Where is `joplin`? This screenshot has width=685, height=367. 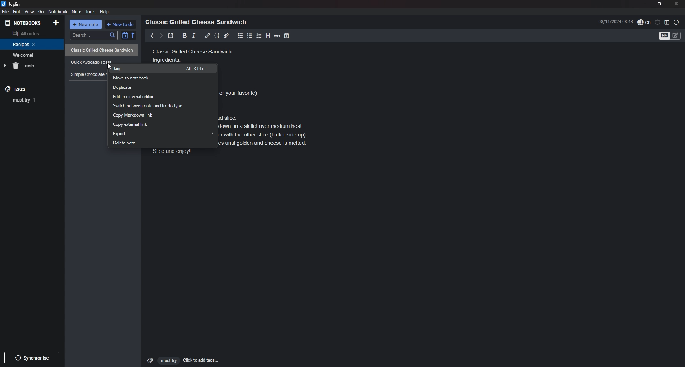
joplin is located at coordinates (12, 4).